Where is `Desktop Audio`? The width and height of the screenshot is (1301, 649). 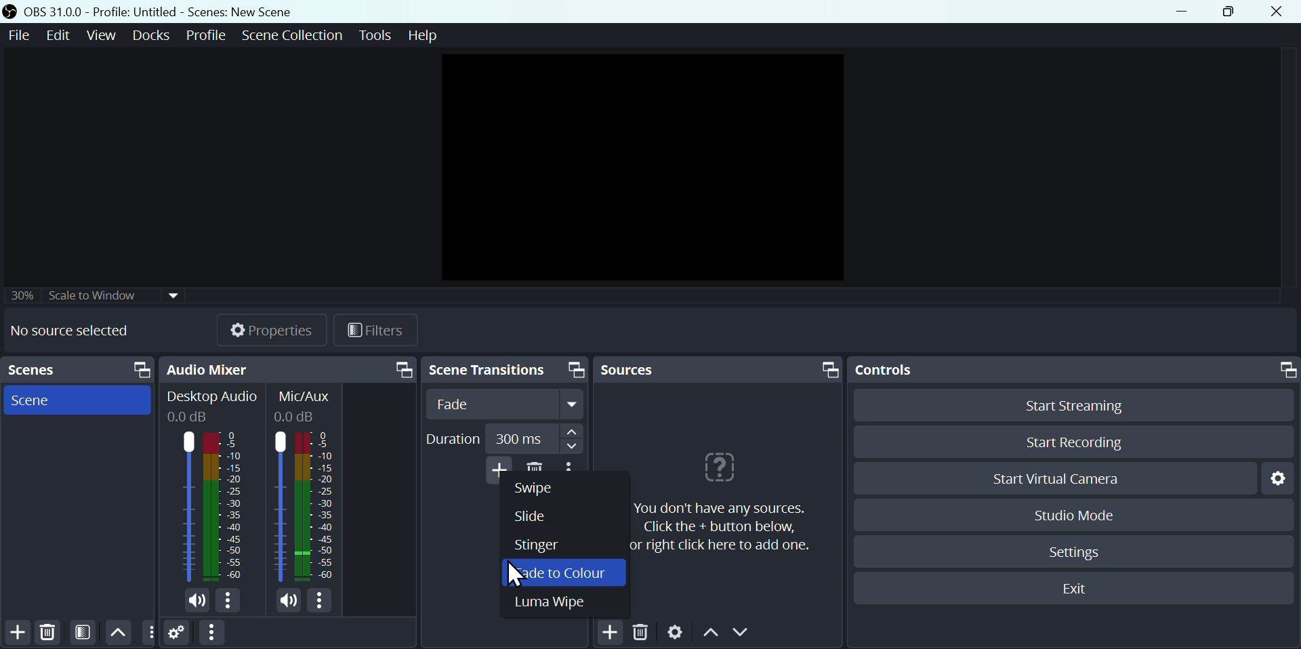
Desktop Audio is located at coordinates (211, 405).